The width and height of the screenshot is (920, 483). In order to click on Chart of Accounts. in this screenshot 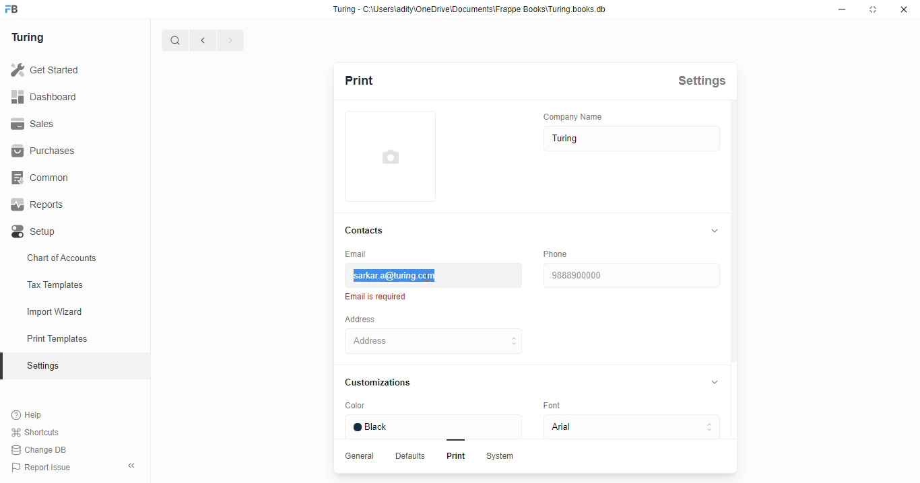, I will do `click(73, 258)`.